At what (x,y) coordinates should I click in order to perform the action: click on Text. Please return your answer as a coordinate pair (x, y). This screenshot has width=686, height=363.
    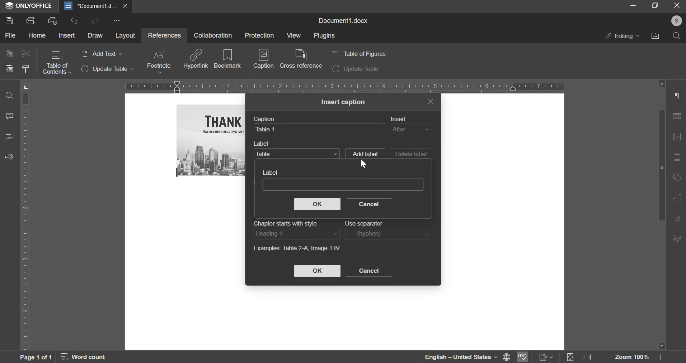
    Looking at the image, I should click on (678, 219).